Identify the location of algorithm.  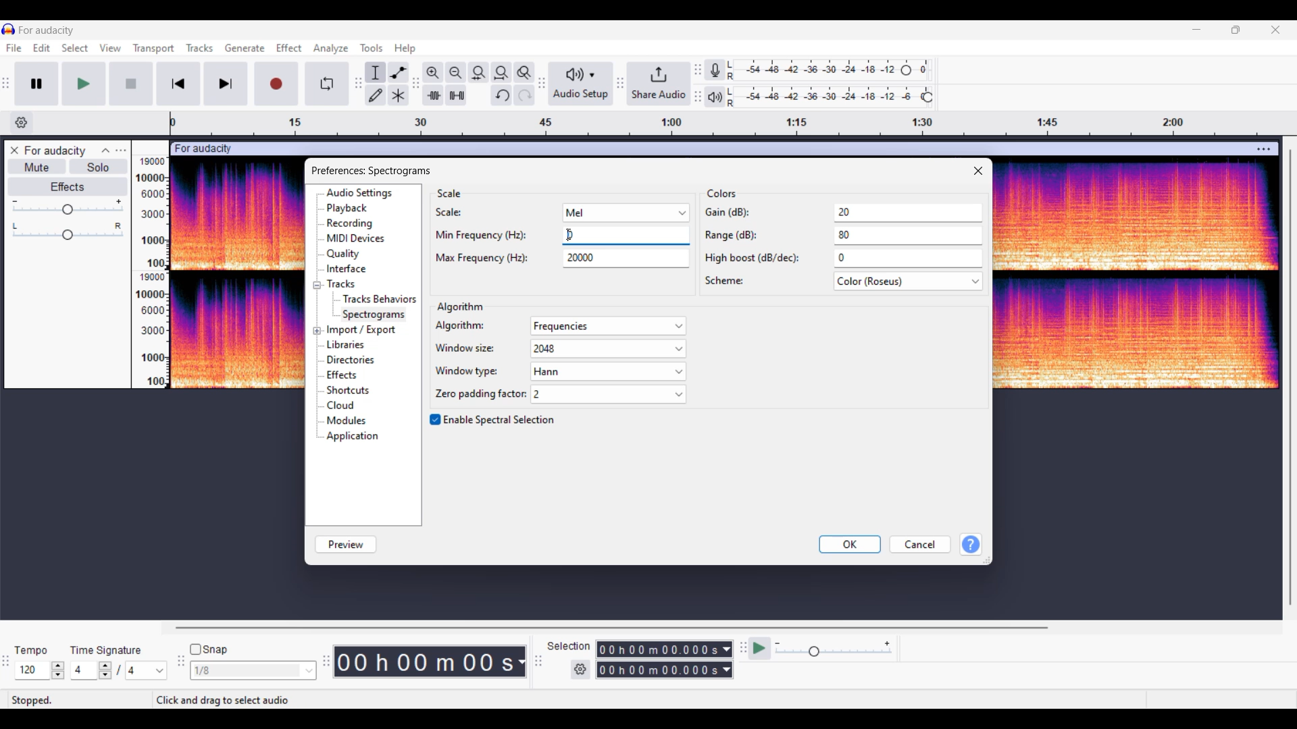
(559, 327).